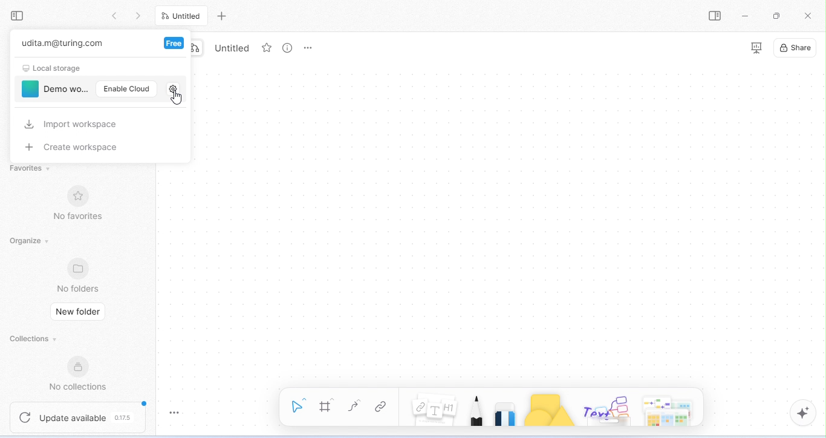 This screenshot has height=438, width=826. I want to click on new collections, so click(83, 374).